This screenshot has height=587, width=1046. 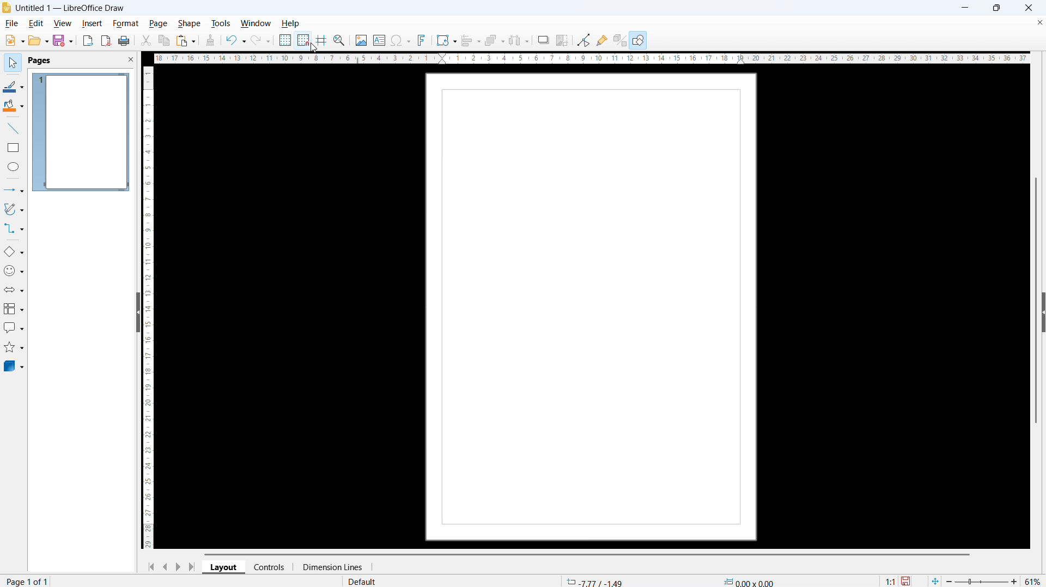 What do you see at coordinates (591, 306) in the screenshot?
I see `Page ` at bounding box center [591, 306].